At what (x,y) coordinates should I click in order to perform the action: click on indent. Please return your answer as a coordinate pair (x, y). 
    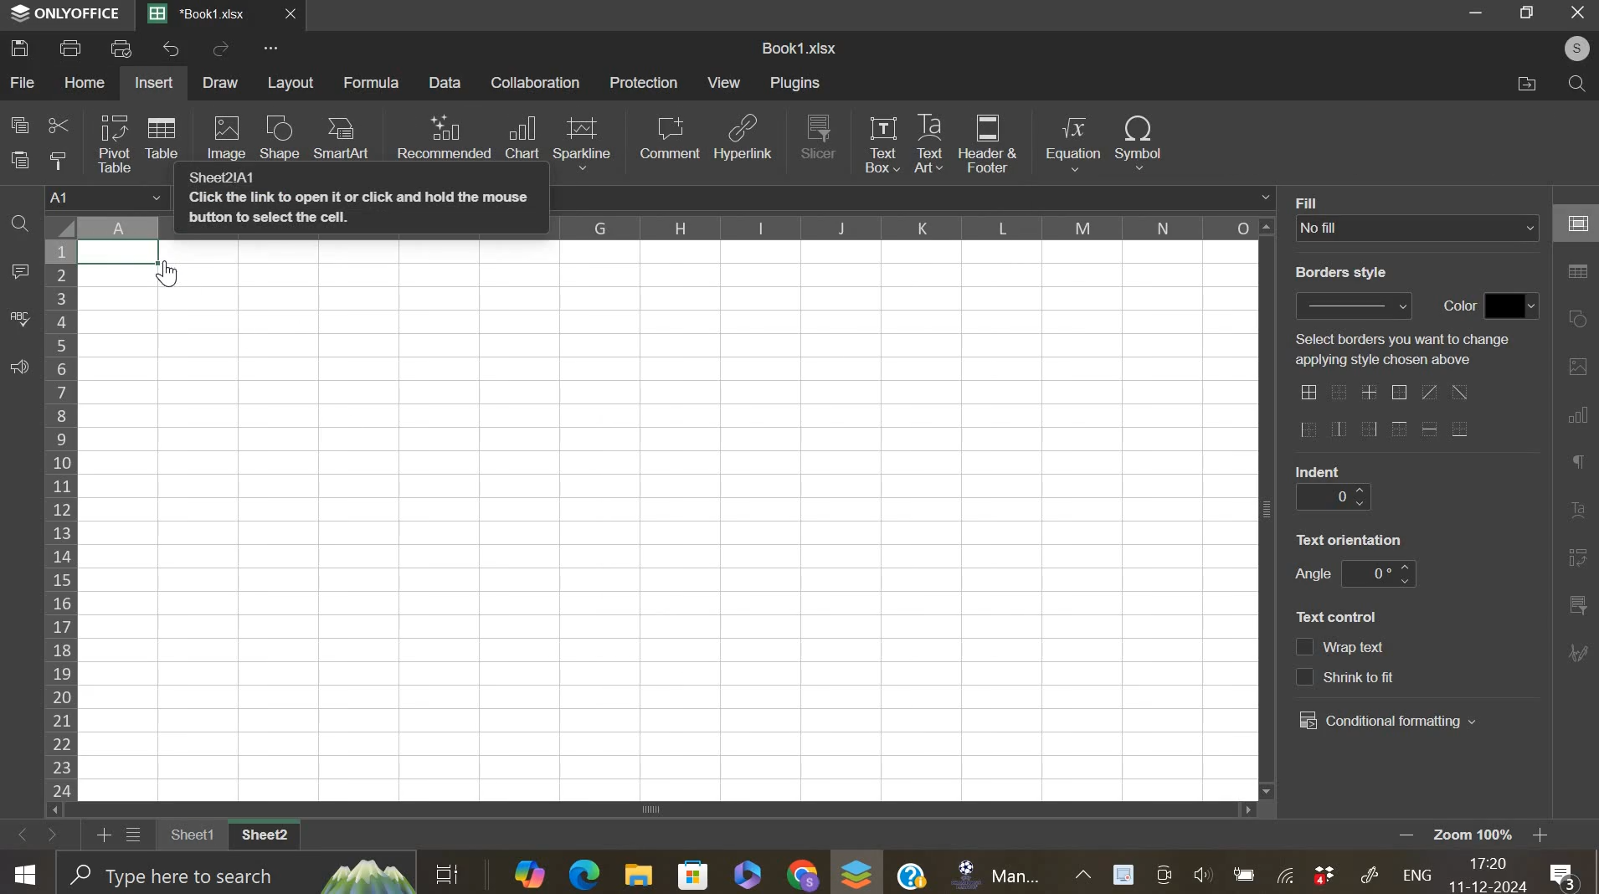
    Looking at the image, I should click on (1332, 498).